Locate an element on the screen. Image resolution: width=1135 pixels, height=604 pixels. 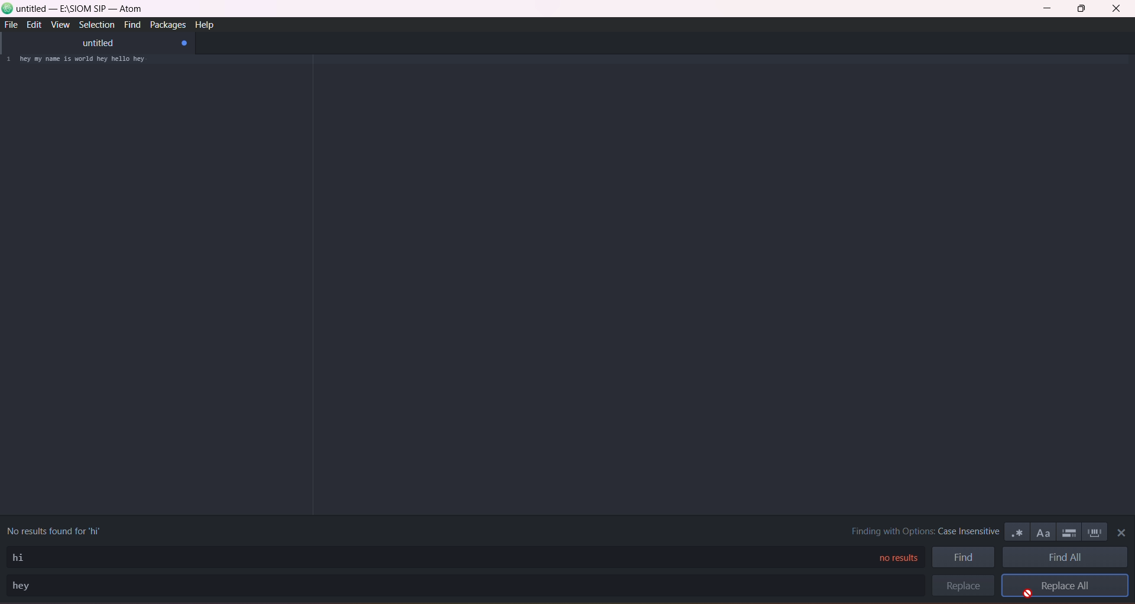
finding with options : case insensitive is located at coordinates (916, 531).